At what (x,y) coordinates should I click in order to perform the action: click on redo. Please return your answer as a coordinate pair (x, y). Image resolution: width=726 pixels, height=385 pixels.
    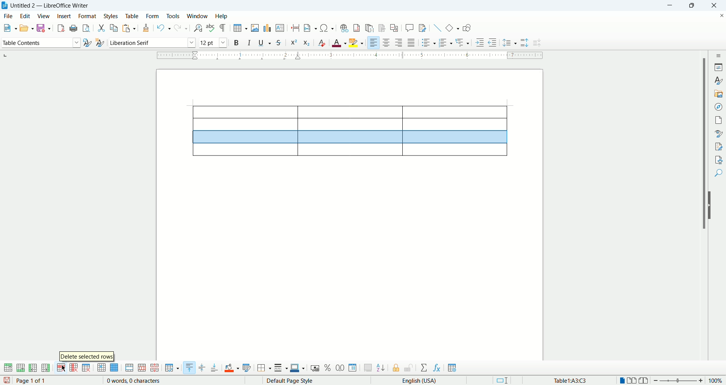
    Looking at the image, I should click on (180, 28).